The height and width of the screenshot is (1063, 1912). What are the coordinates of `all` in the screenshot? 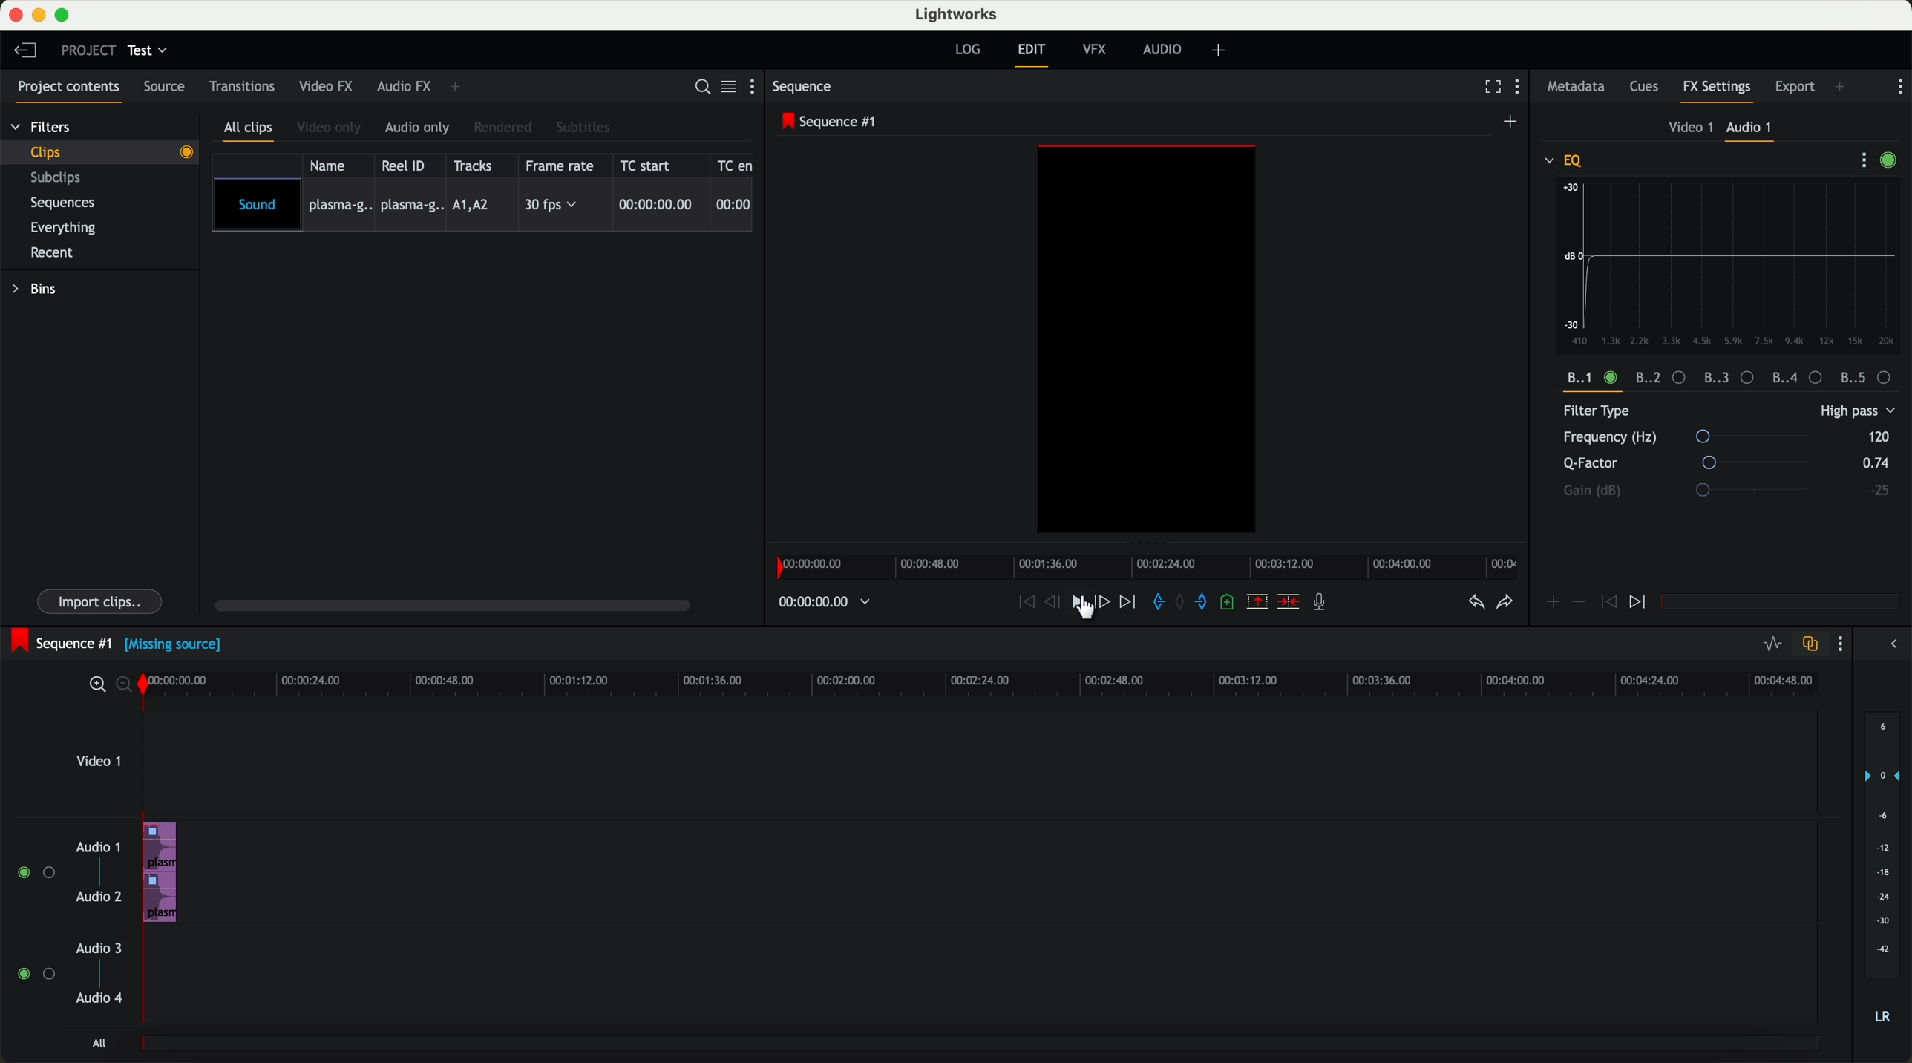 It's located at (96, 1044).